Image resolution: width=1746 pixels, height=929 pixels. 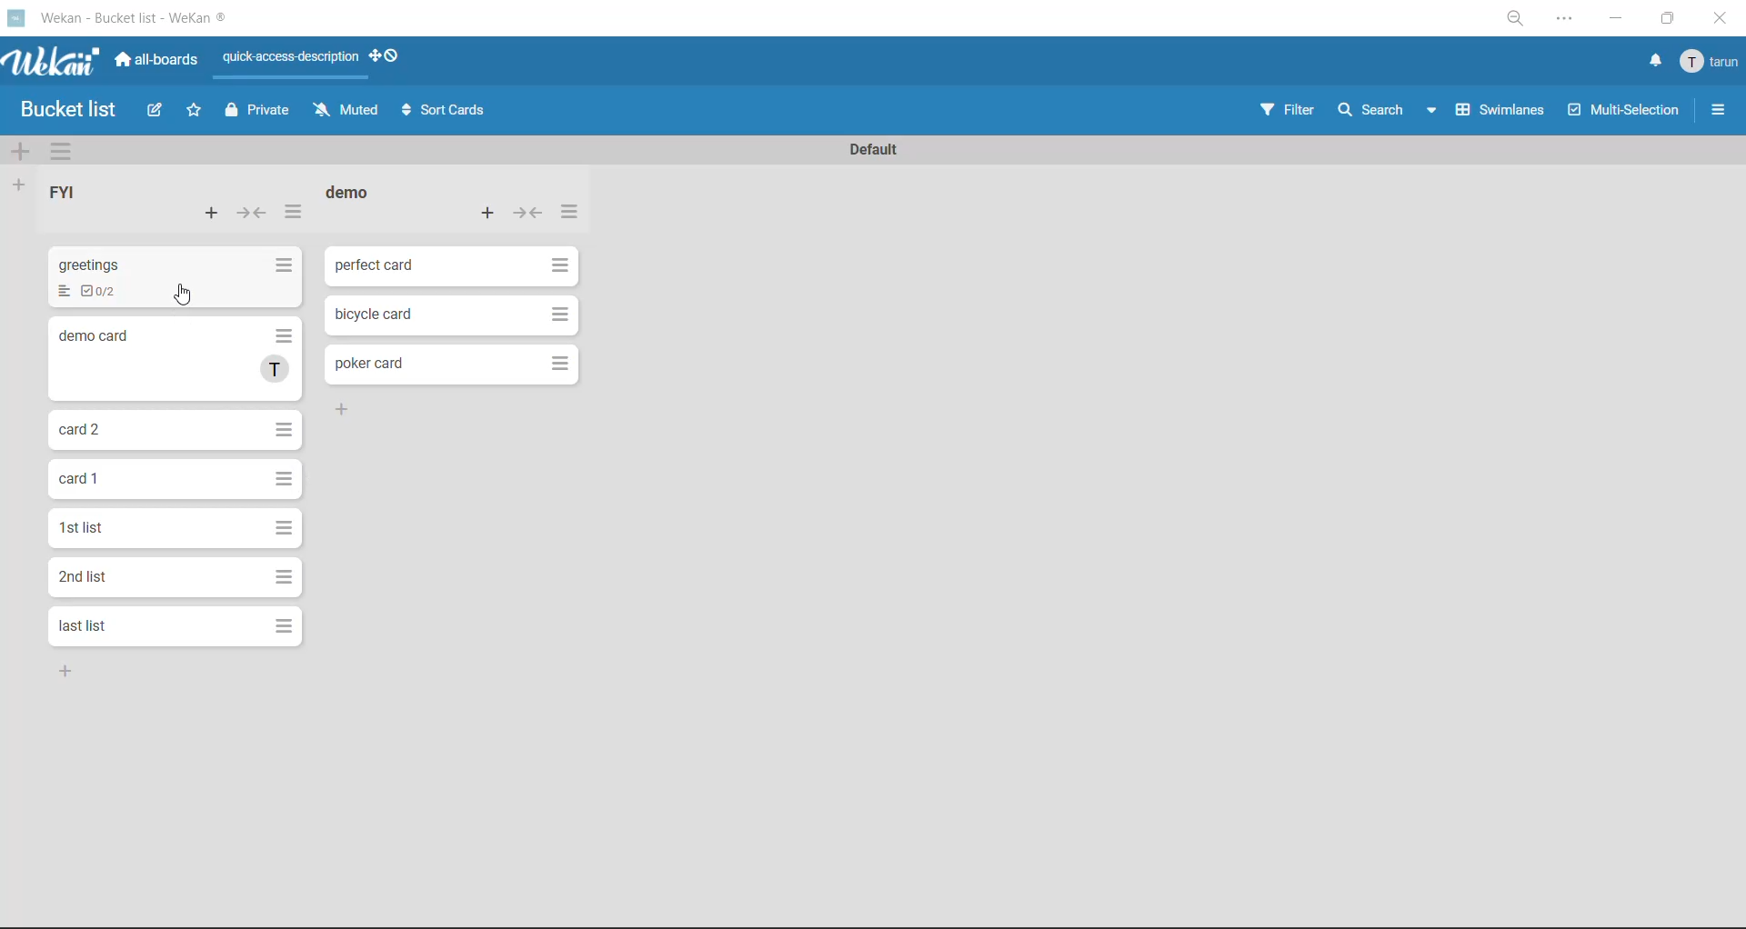 I want to click on card 2, so click(x=173, y=359).